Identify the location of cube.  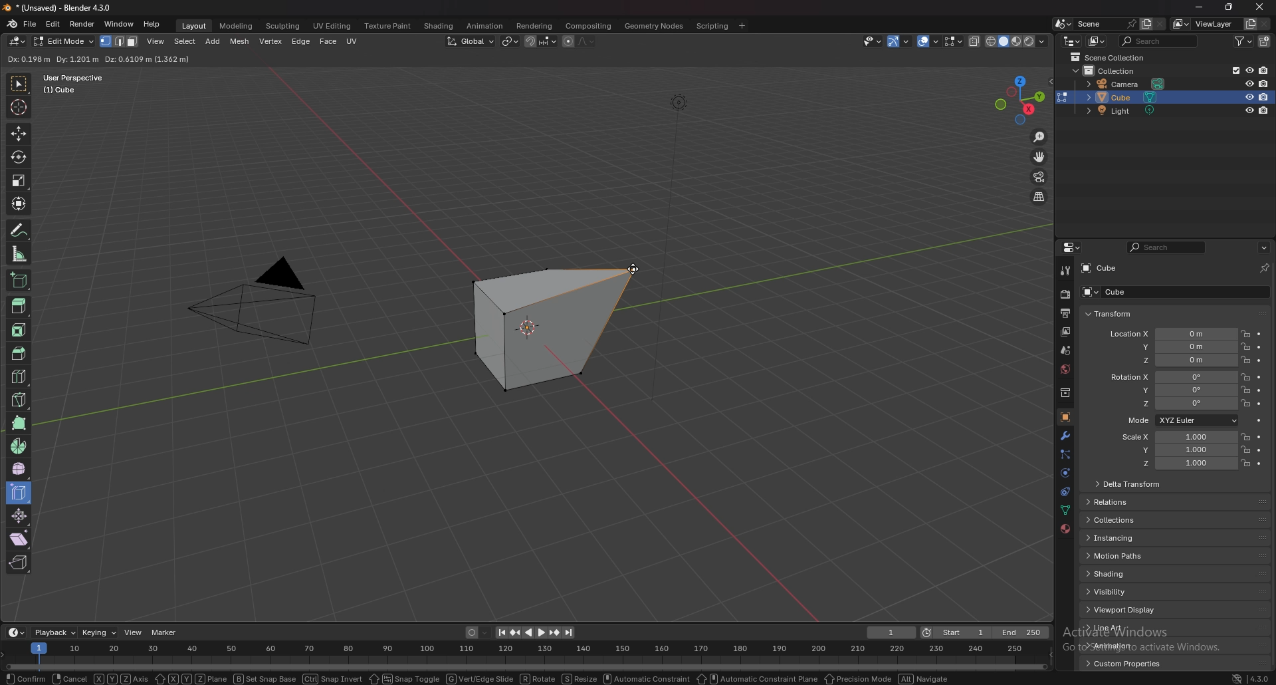
(558, 324).